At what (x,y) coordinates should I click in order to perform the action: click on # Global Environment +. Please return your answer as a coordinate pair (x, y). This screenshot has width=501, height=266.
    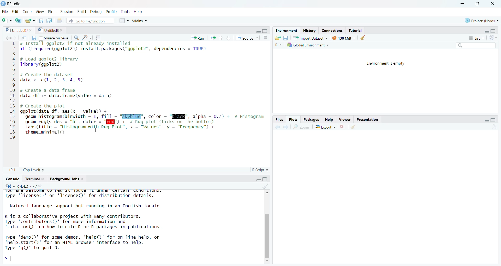
    Looking at the image, I should click on (307, 44).